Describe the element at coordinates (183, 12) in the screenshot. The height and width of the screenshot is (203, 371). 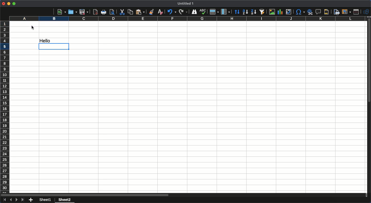
I see `Redo` at that location.